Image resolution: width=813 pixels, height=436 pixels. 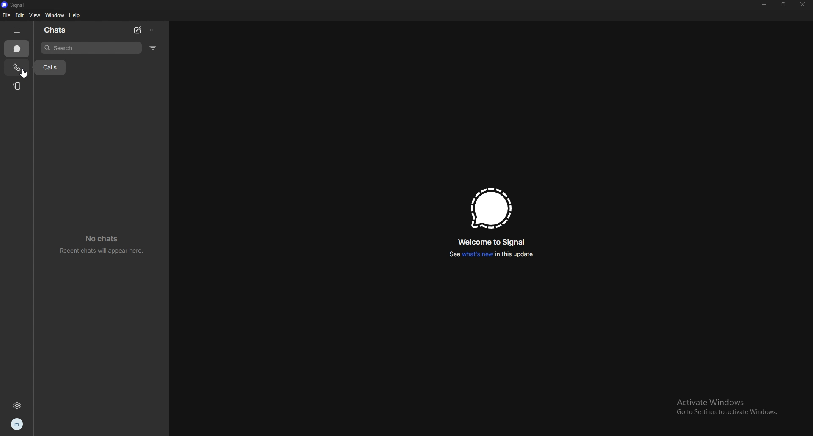 What do you see at coordinates (17, 49) in the screenshot?
I see `chat` at bounding box center [17, 49].